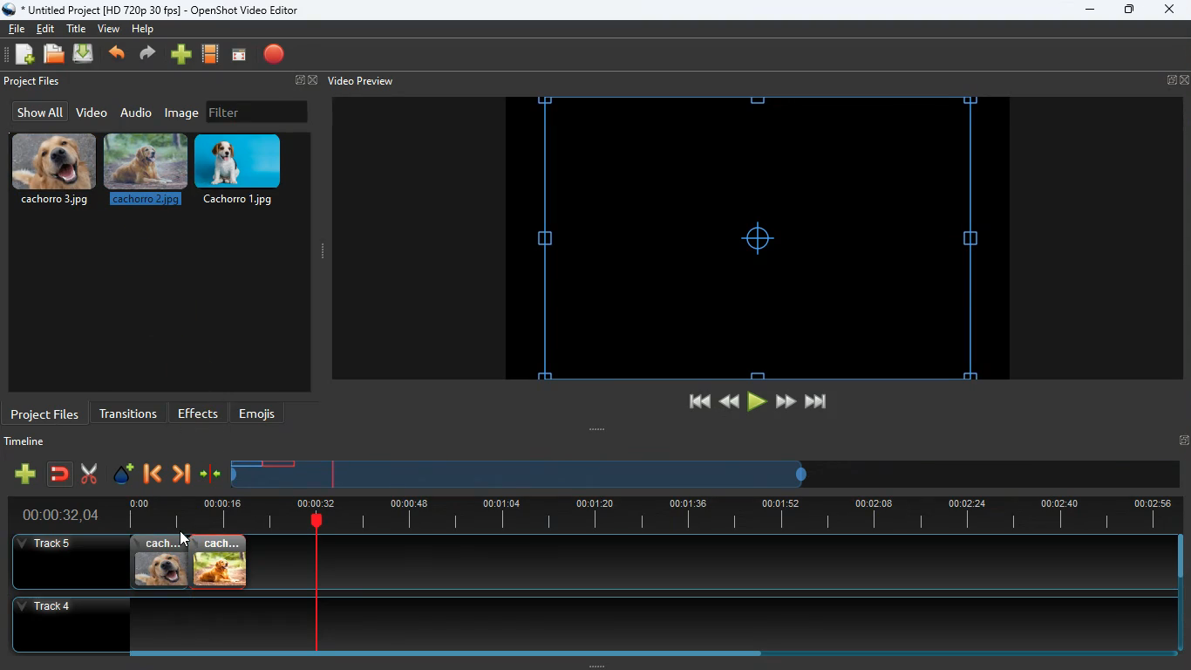  Describe the element at coordinates (128, 412) in the screenshot. I see `transitions` at that location.